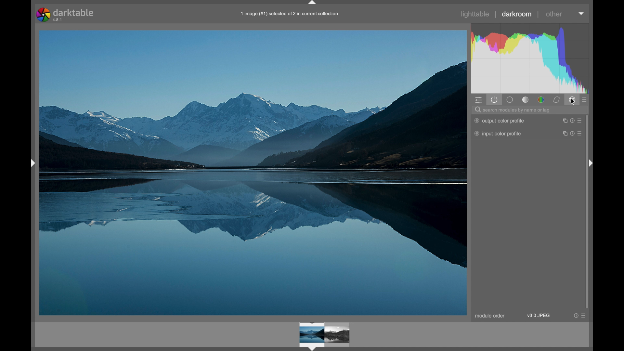 This screenshot has height=351, width=624. I want to click on drag handle, so click(312, 3).